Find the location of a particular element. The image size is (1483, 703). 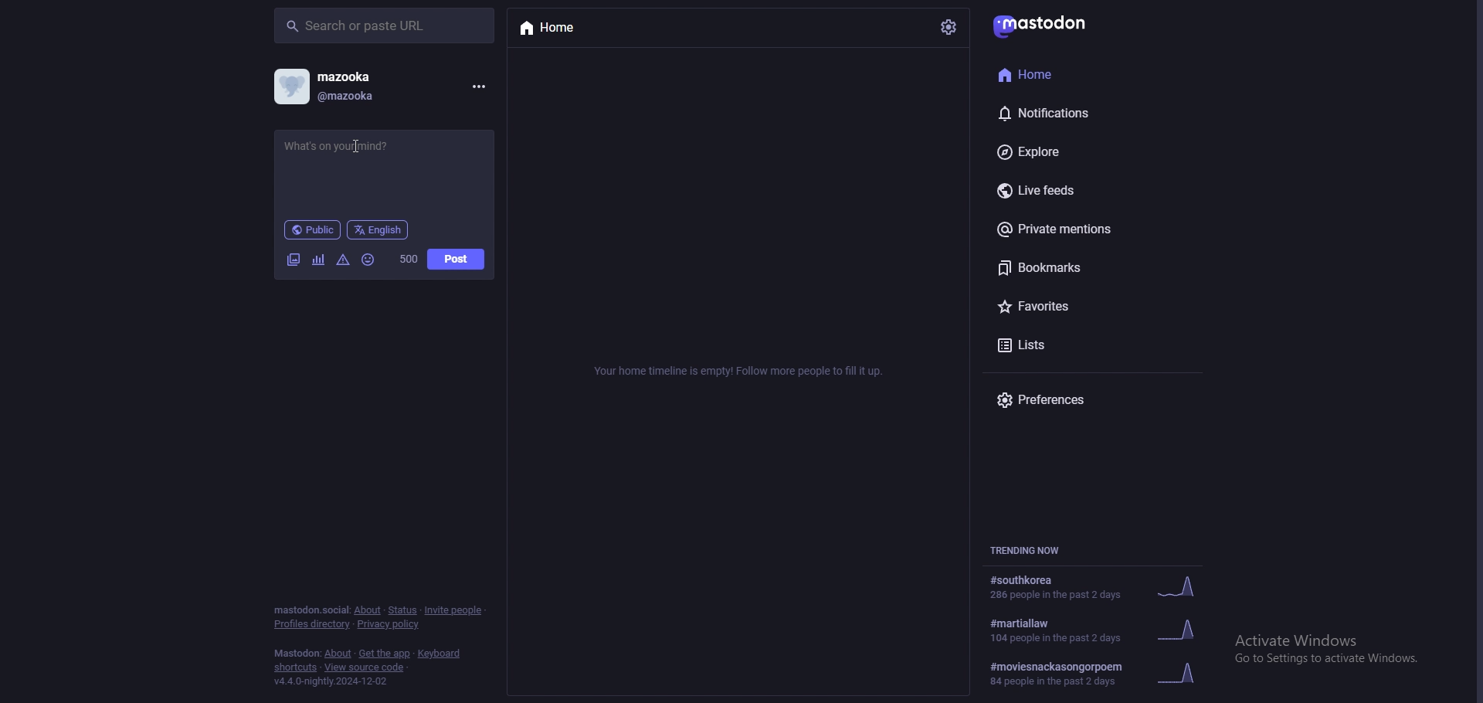

private mentions is located at coordinates (1084, 232).